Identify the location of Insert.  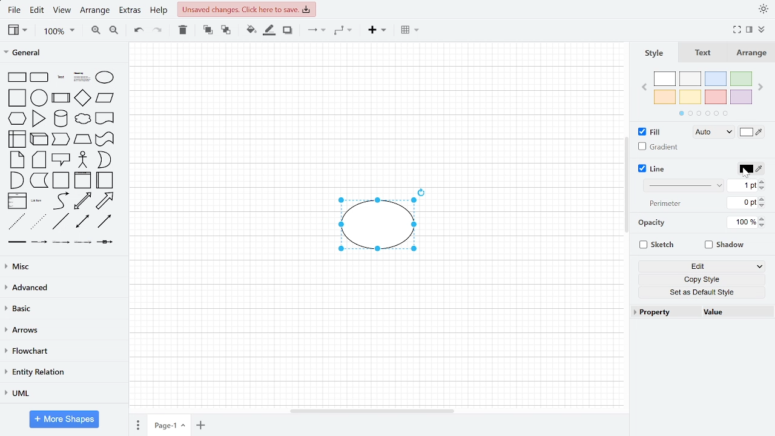
(378, 31).